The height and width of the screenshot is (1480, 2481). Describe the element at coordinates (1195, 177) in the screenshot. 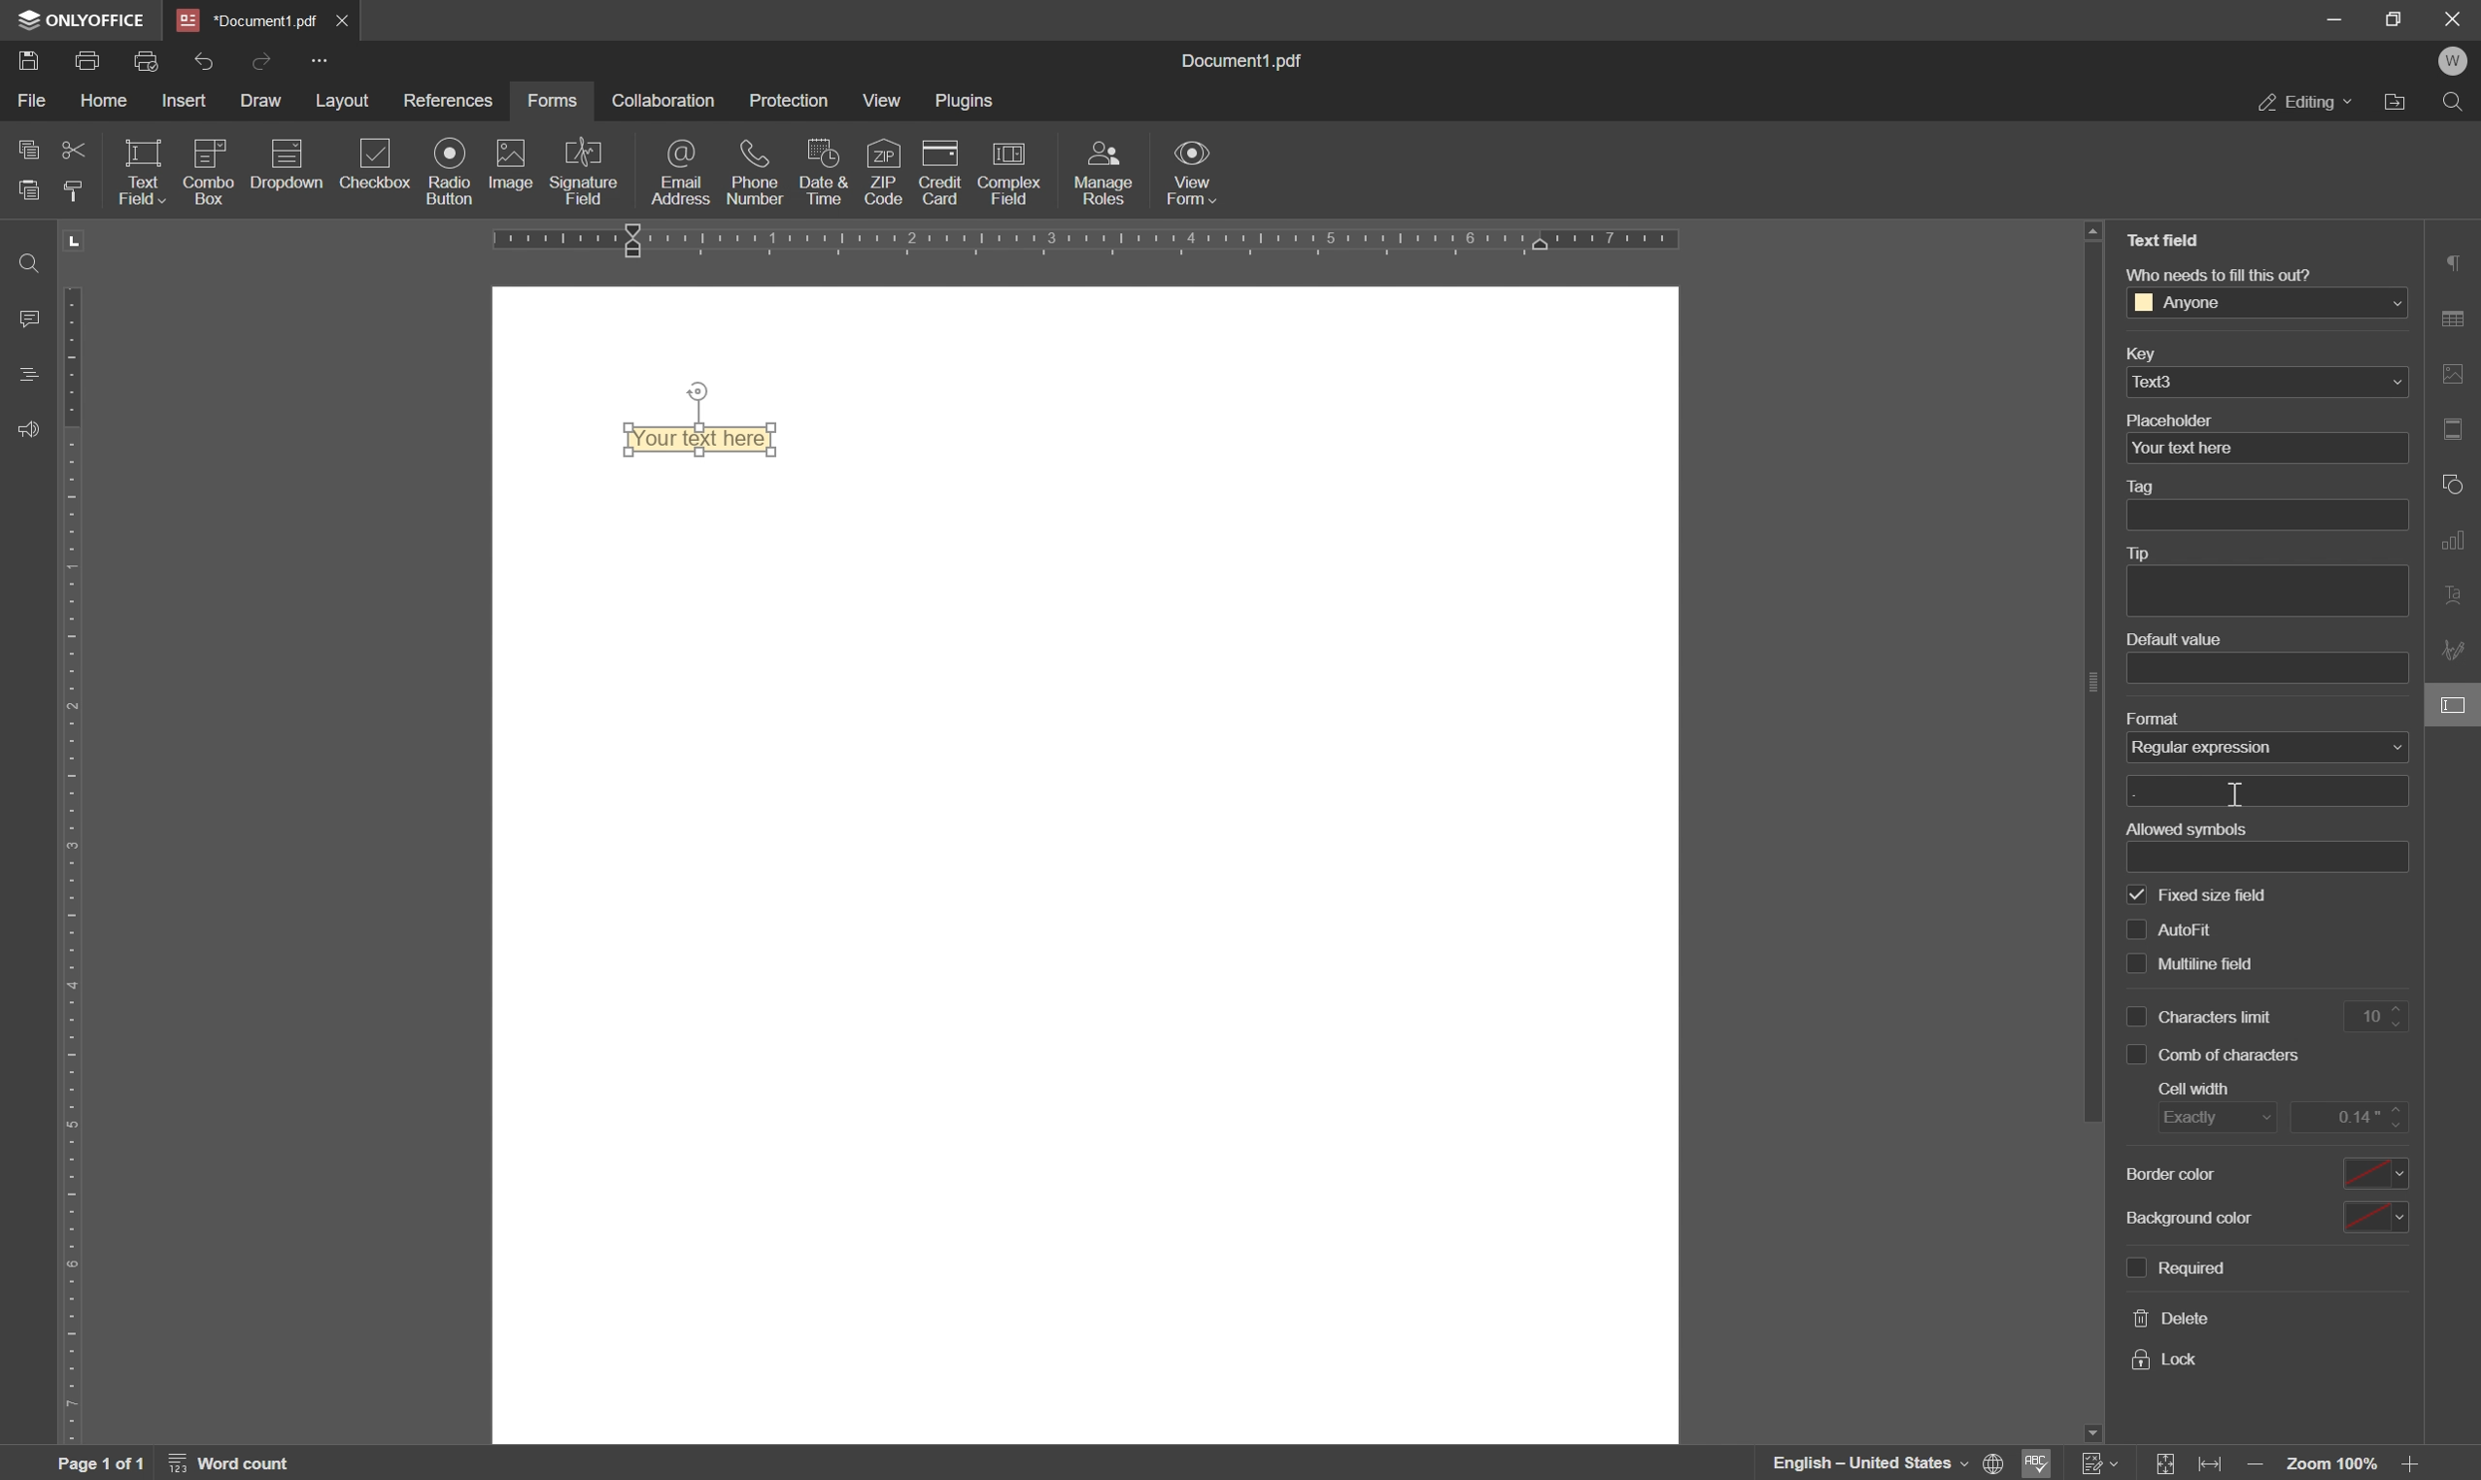

I see `view form` at that location.